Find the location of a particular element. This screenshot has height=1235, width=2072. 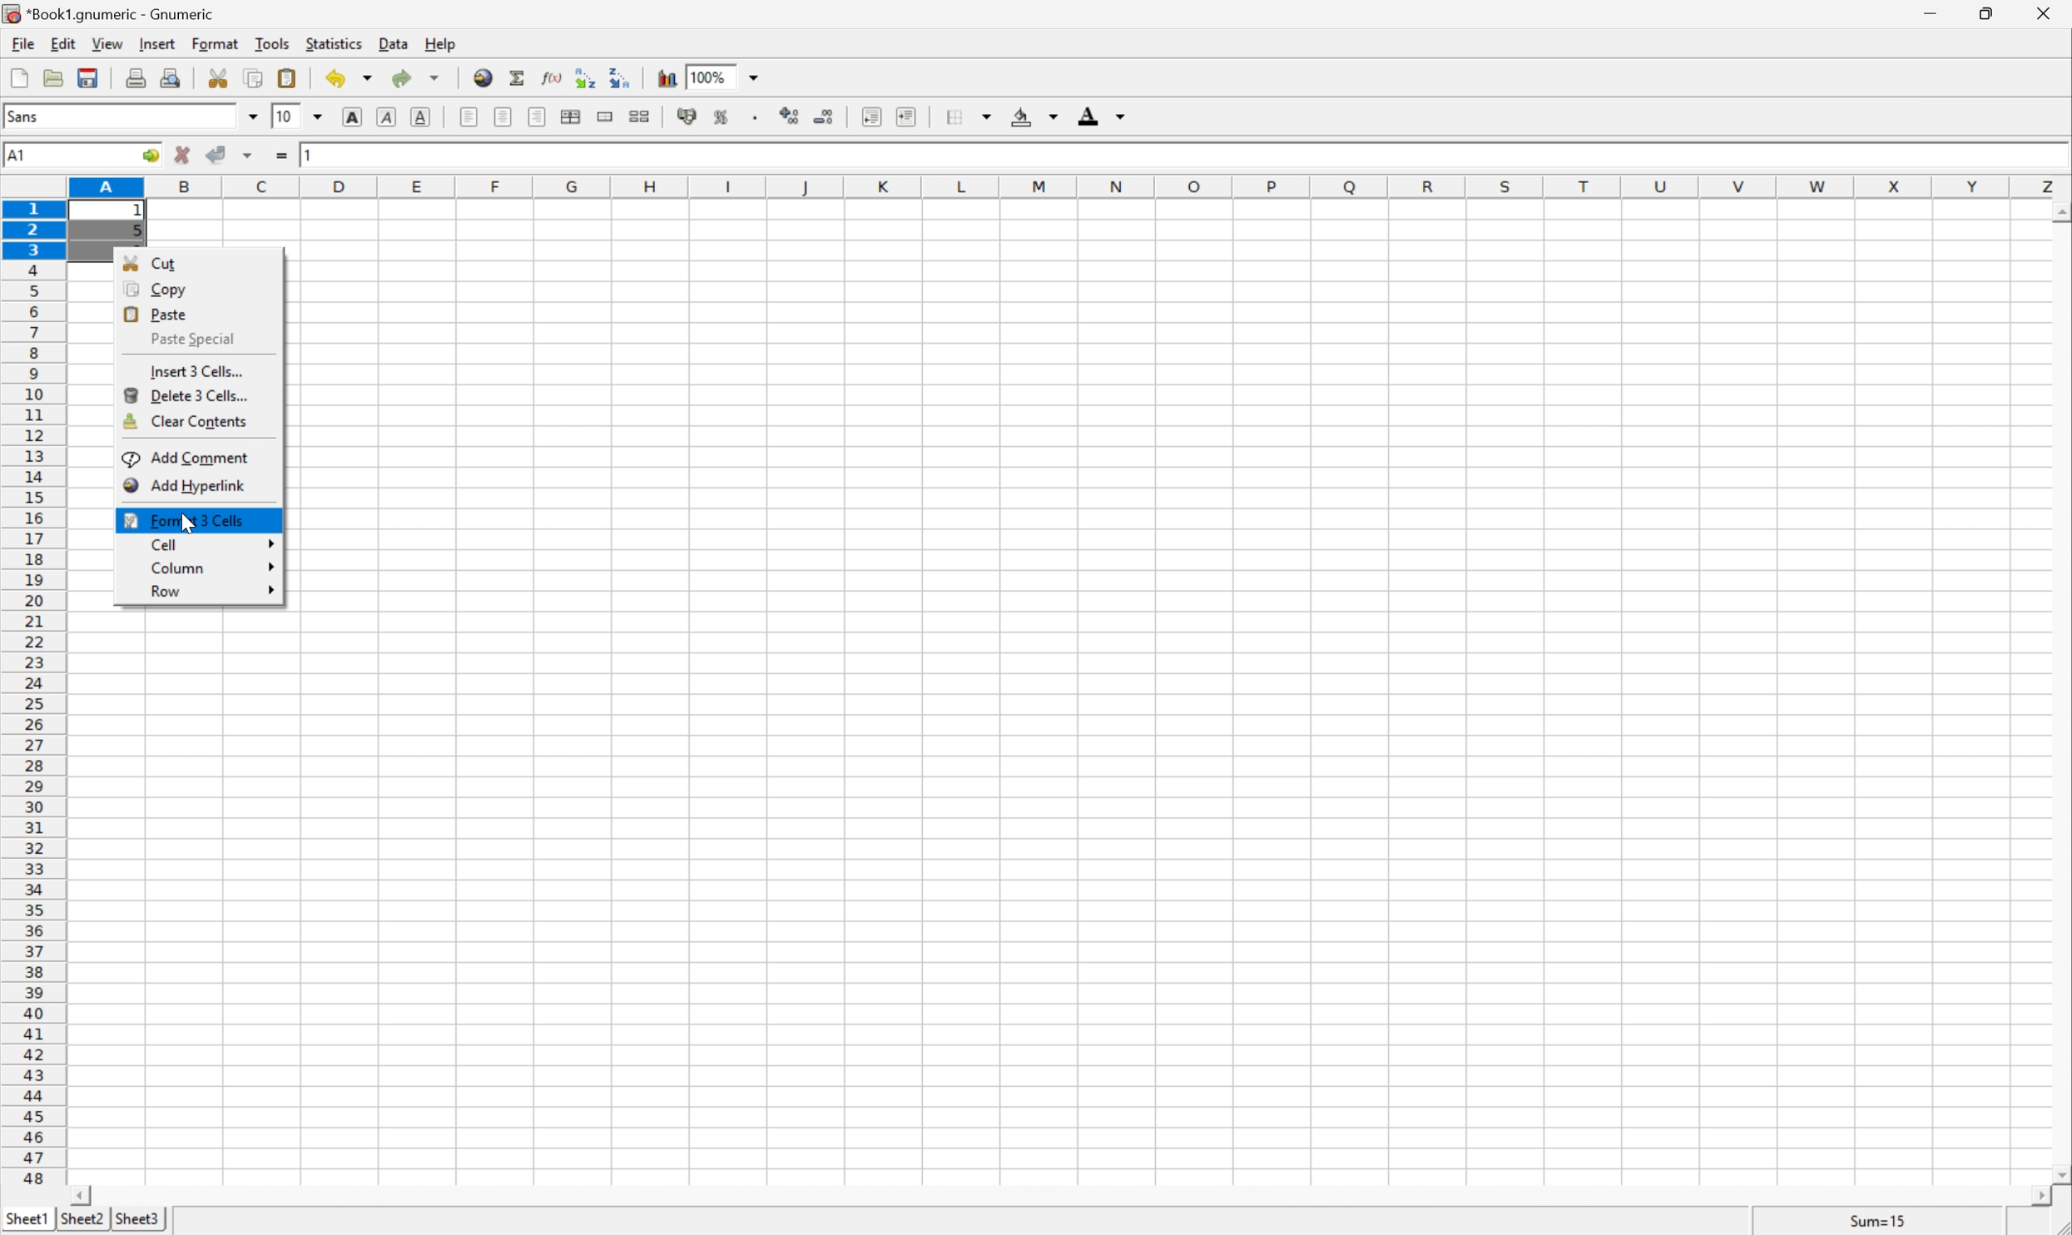

data is located at coordinates (395, 40).